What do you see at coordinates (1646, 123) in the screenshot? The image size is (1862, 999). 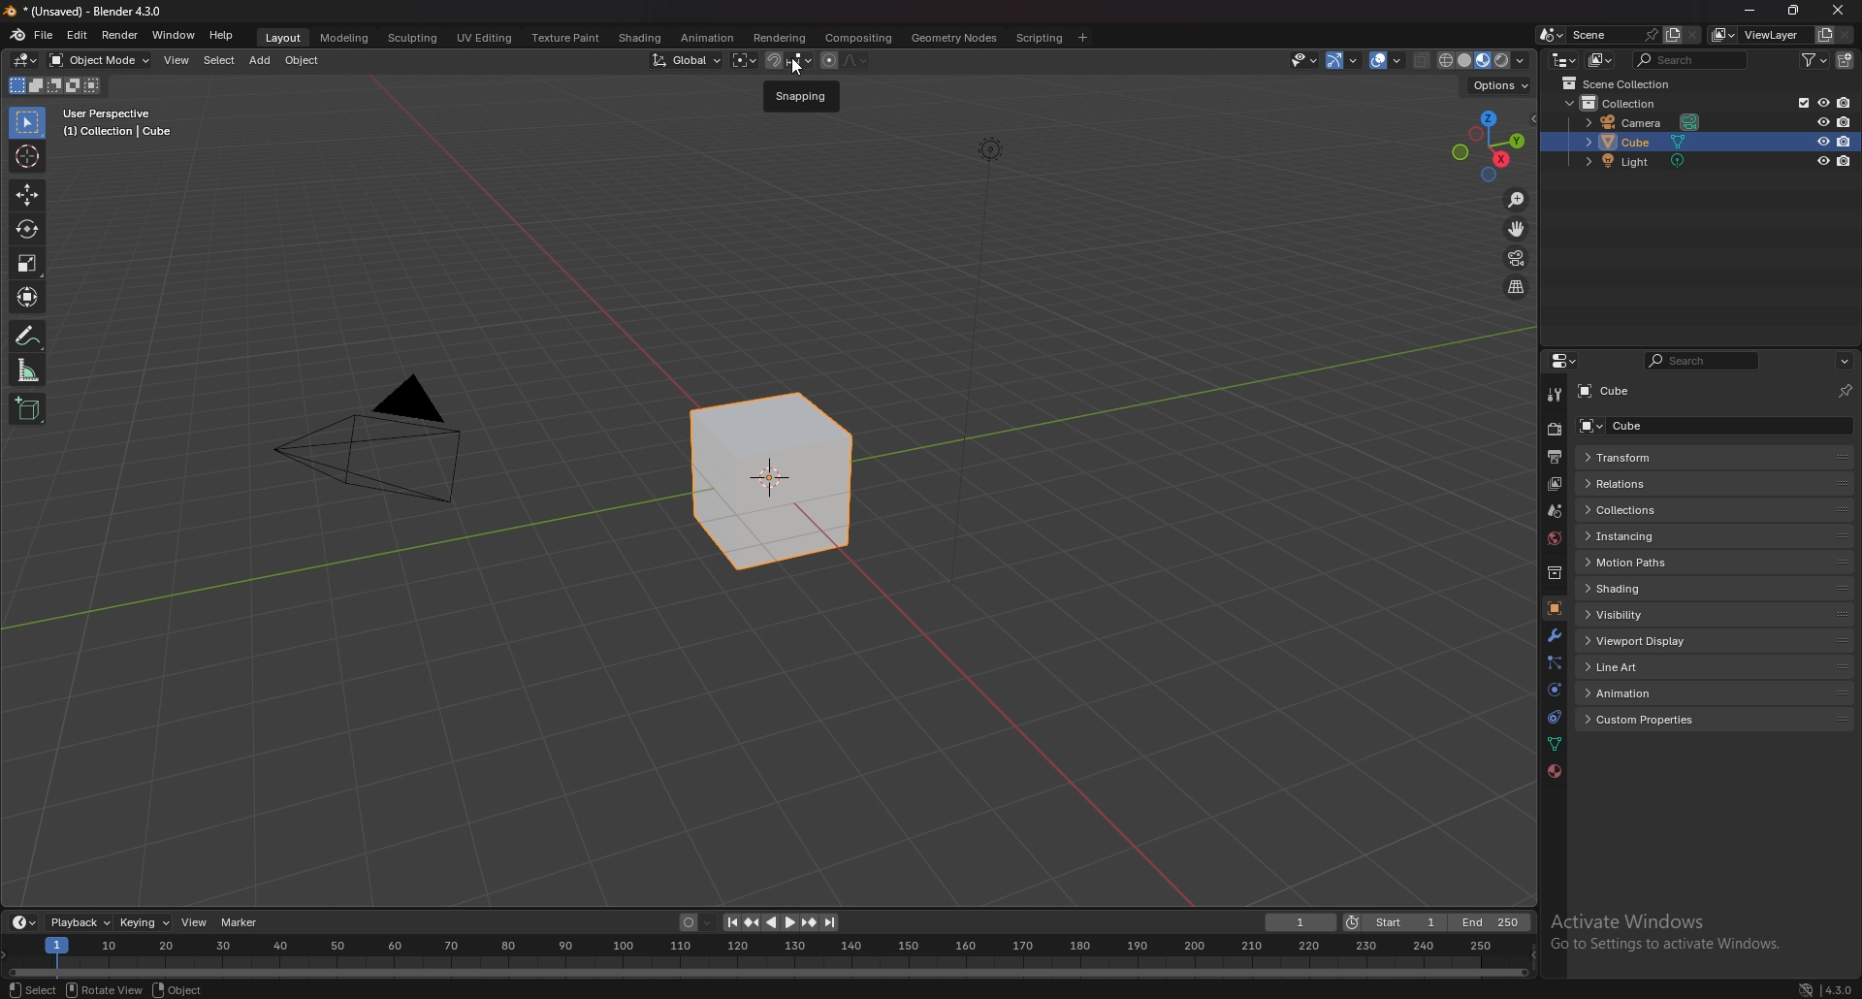 I see `camera` at bounding box center [1646, 123].